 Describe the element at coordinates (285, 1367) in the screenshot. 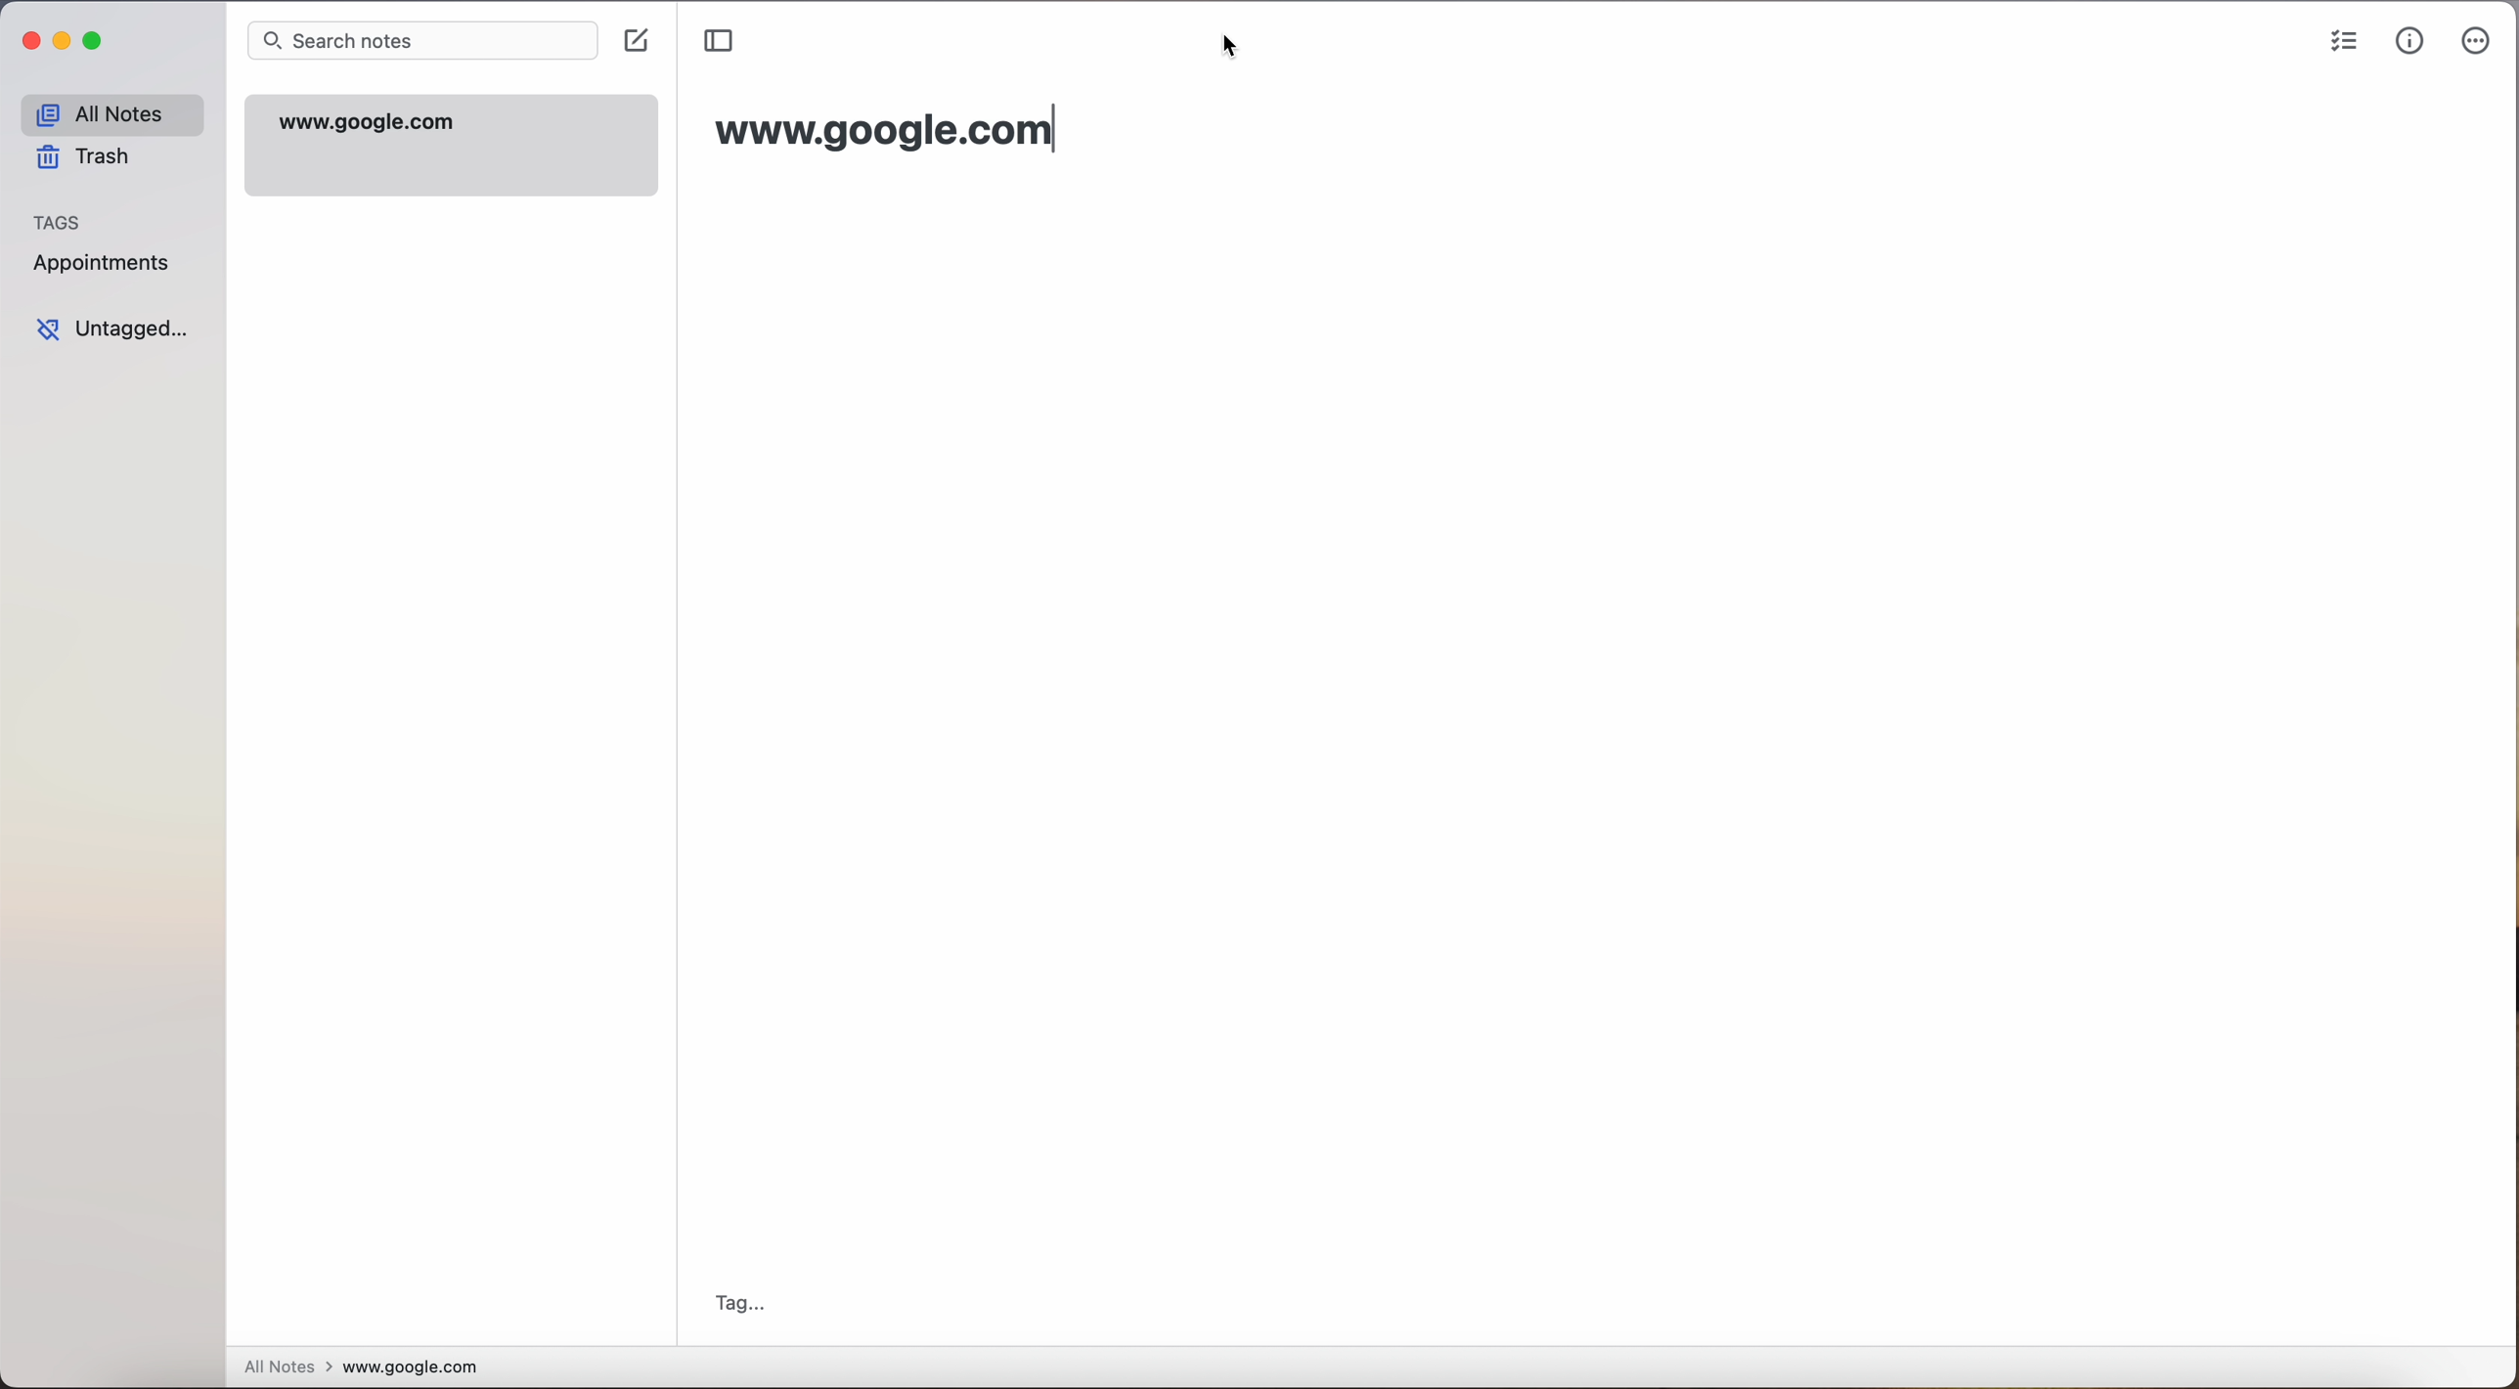

I see `all notes` at that location.